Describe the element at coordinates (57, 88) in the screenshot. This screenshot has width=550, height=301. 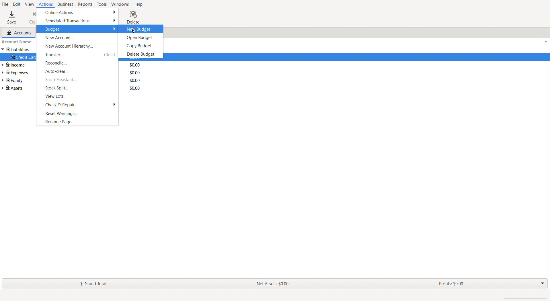
I see `Stock Split` at that location.